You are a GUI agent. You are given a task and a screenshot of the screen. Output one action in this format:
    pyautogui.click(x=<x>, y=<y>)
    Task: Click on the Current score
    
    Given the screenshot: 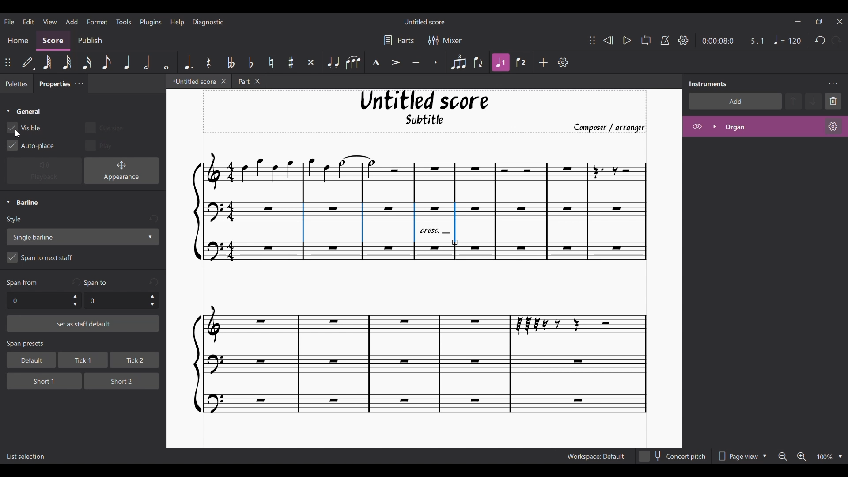 What is the action you would take?
    pyautogui.click(x=415, y=285)
    